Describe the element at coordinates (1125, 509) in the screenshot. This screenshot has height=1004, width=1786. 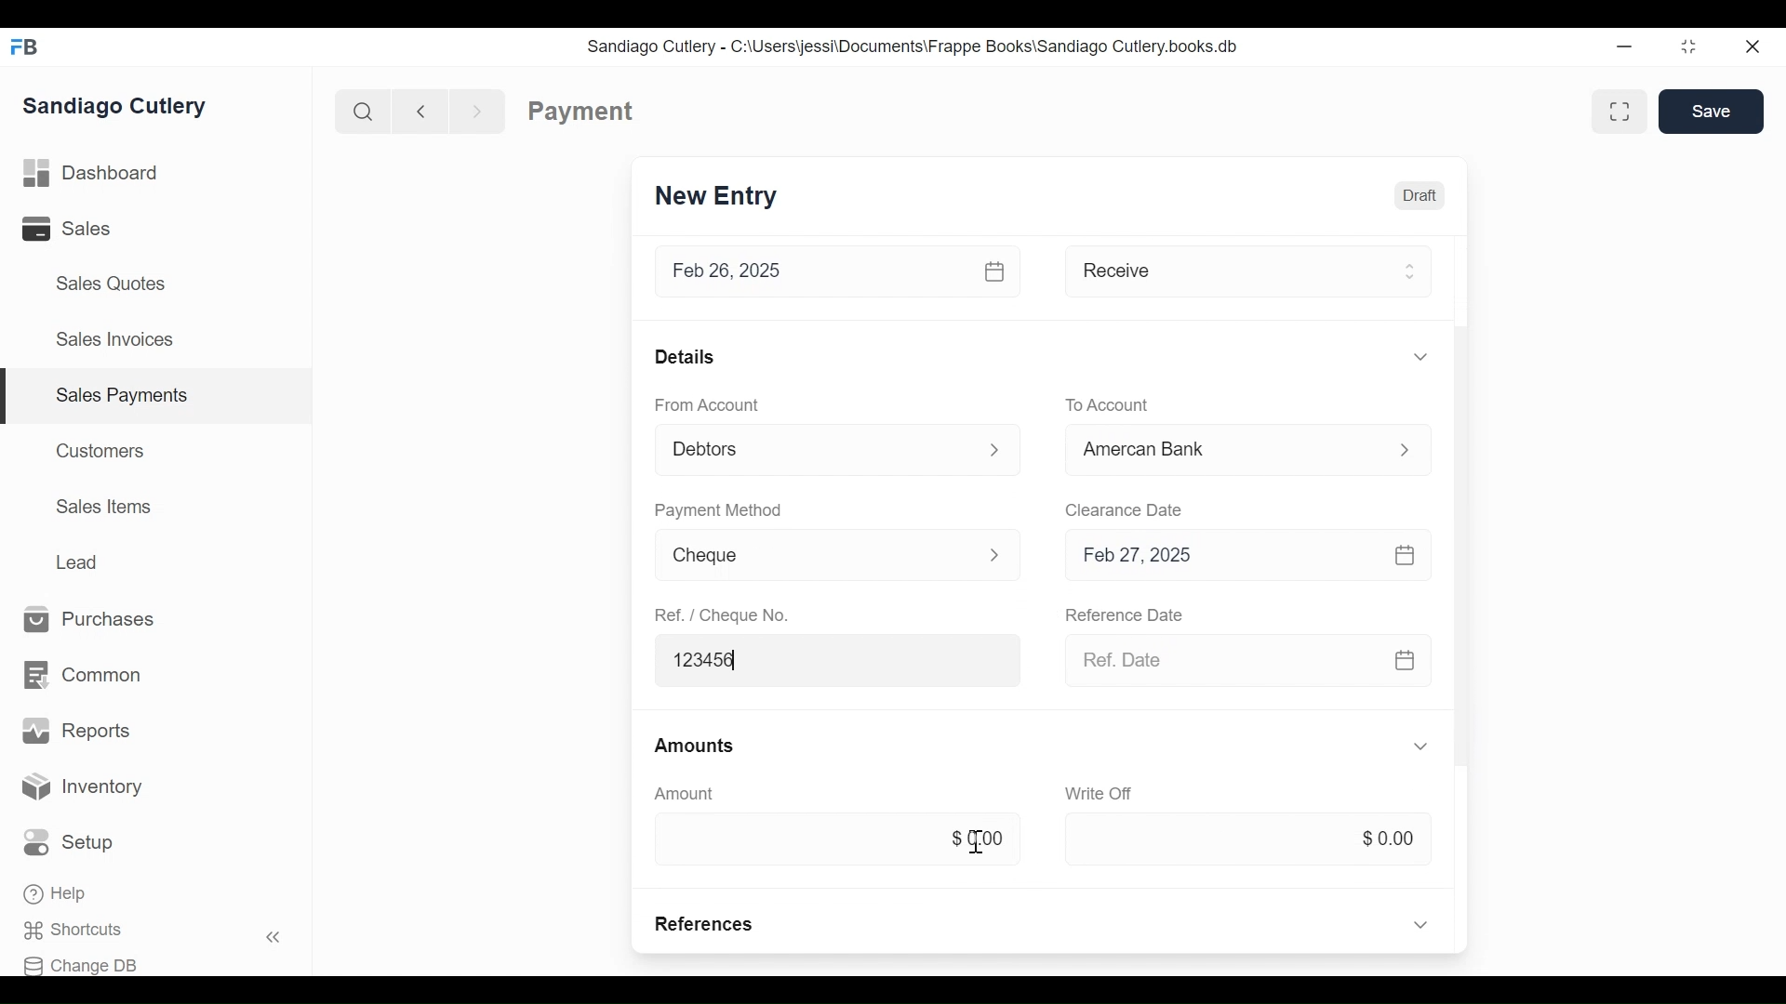
I see `Clearance Date` at that location.